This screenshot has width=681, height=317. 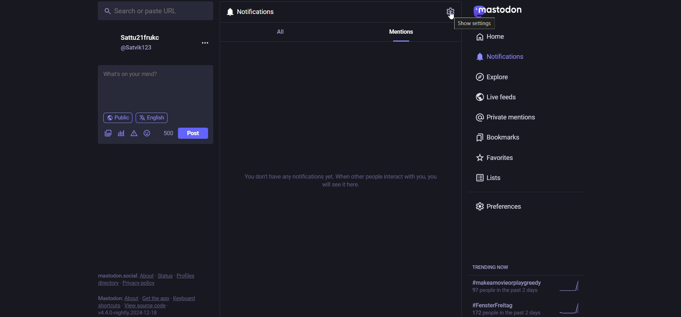 I want to click on Live feeds, so click(x=496, y=97).